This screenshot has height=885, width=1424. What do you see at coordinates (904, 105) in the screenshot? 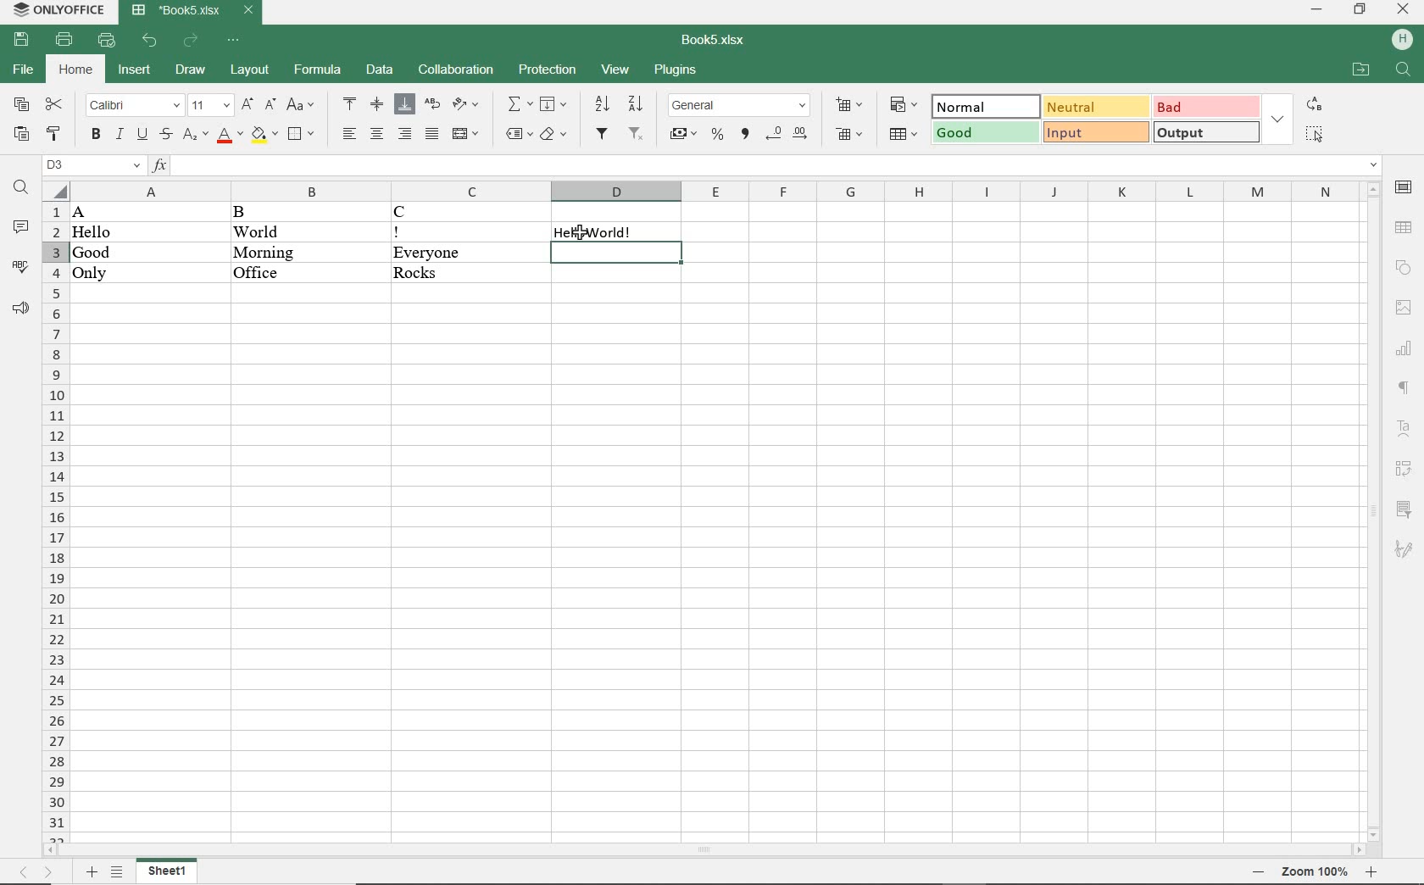
I see `CONDITIONAL FORMATTING` at bounding box center [904, 105].